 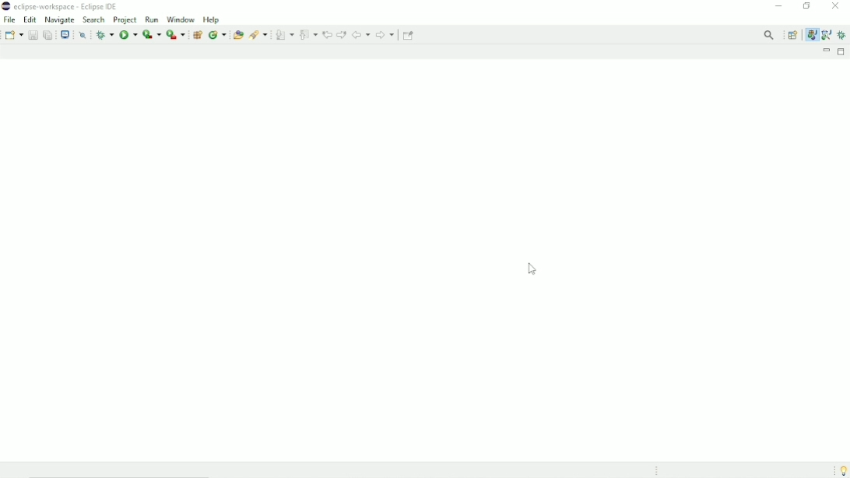 What do you see at coordinates (212, 19) in the screenshot?
I see `Help` at bounding box center [212, 19].